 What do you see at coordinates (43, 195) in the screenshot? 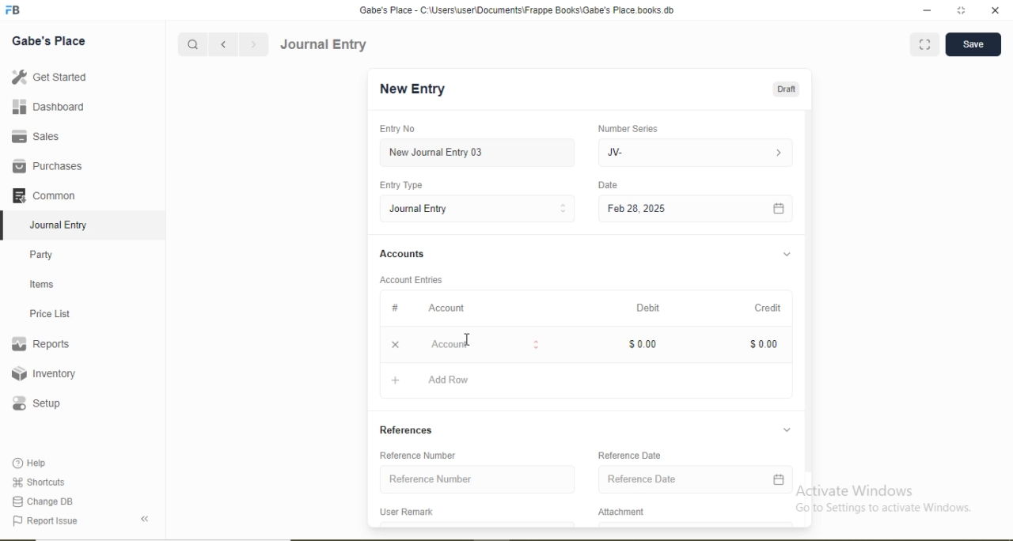
I see `Common` at bounding box center [43, 195].